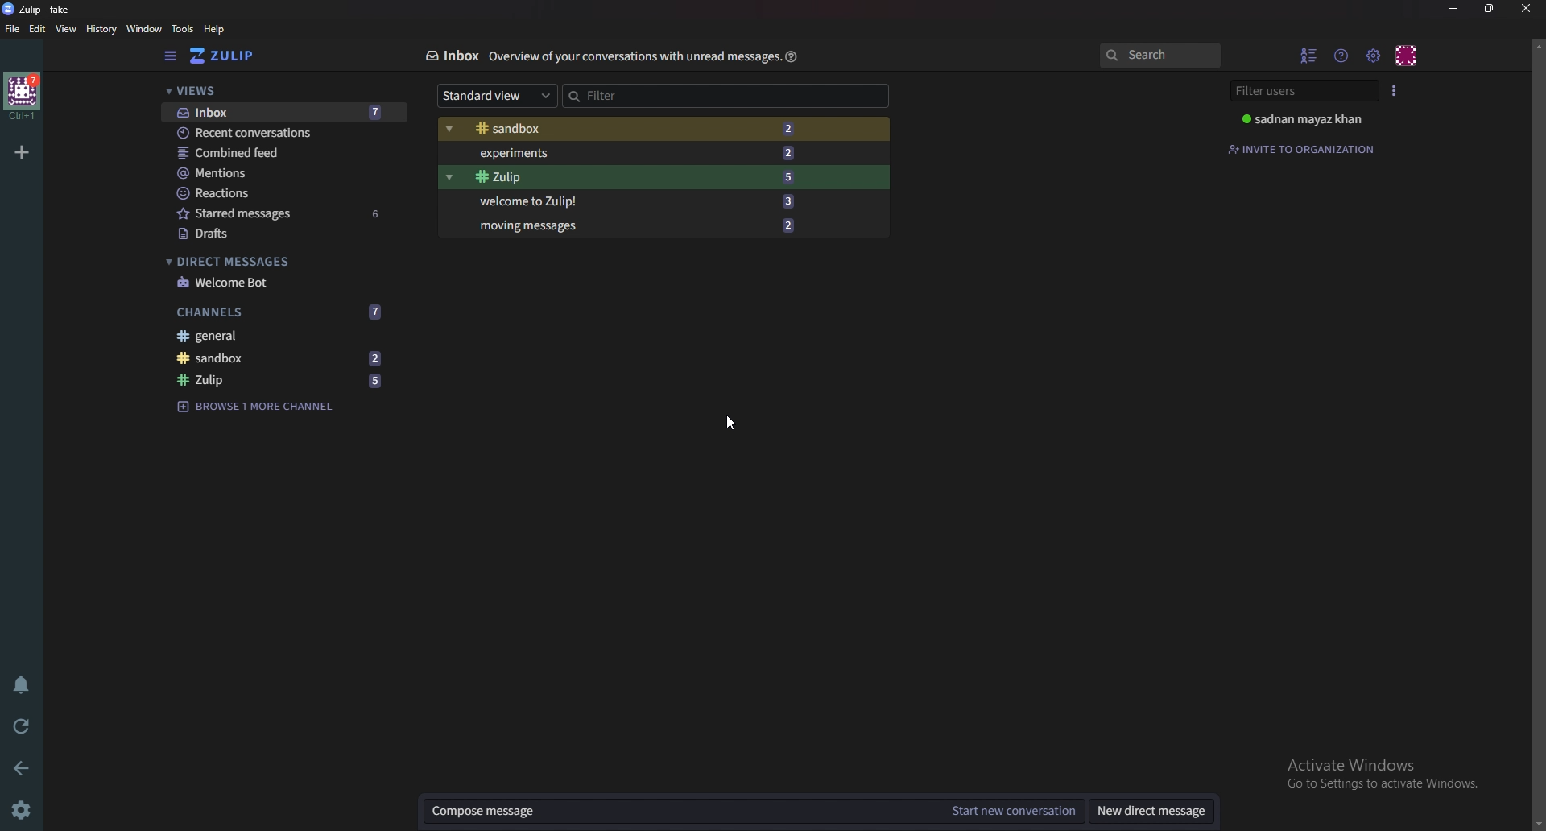 The height and width of the screenshot is (831, 1546). I want to click on Invite to organization, so click(1304, 147).